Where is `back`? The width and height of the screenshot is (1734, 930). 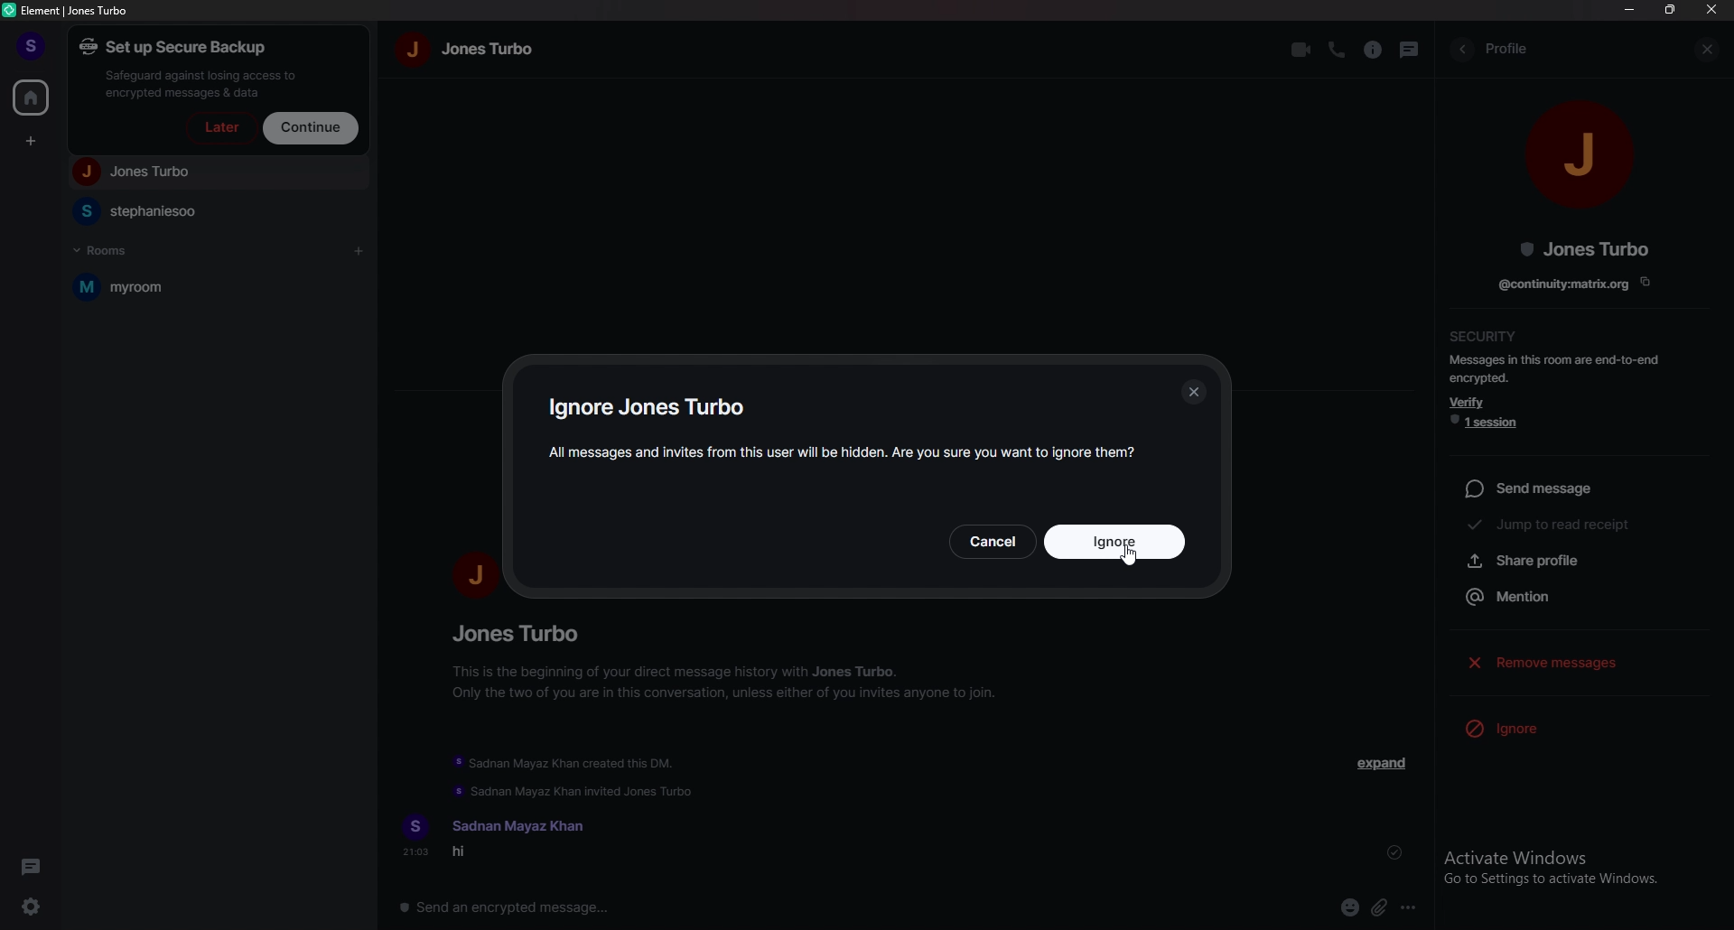
back is located at coordinates (1461, 49).